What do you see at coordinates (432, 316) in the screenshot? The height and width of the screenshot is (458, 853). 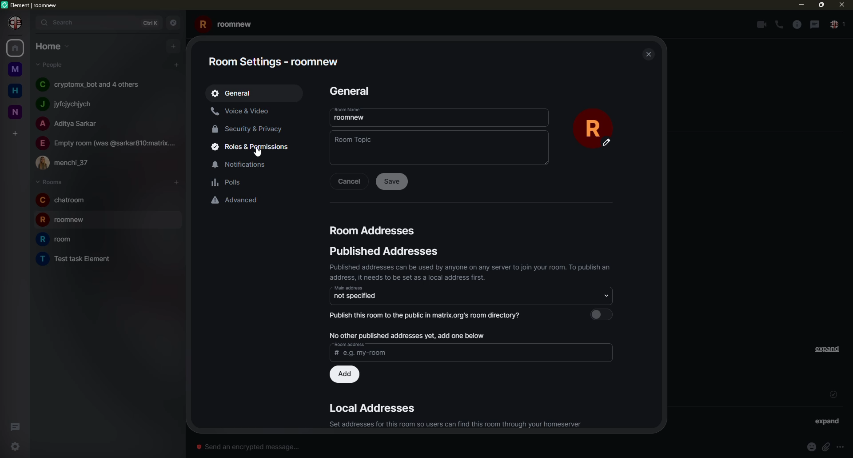 I see `publish` at bounding box center [432, 316].